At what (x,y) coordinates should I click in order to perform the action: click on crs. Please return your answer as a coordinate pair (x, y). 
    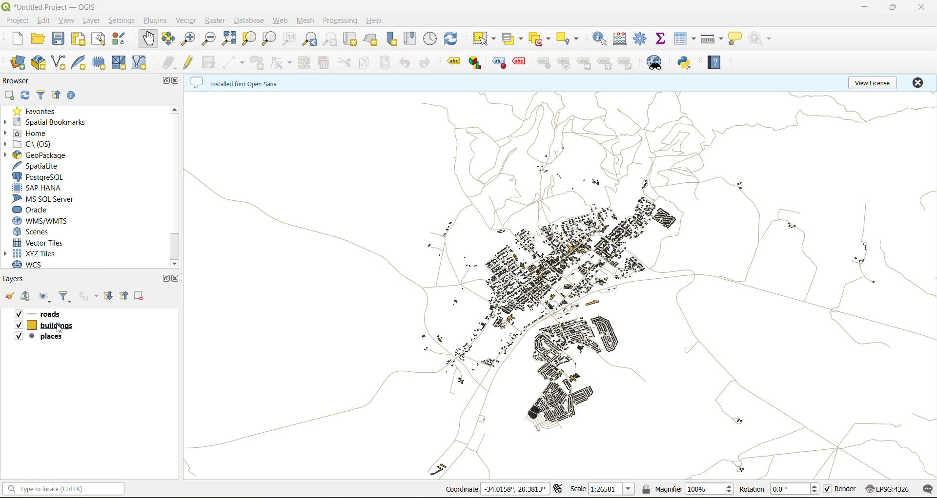
    Looking at the image, I should click on (890, 488).